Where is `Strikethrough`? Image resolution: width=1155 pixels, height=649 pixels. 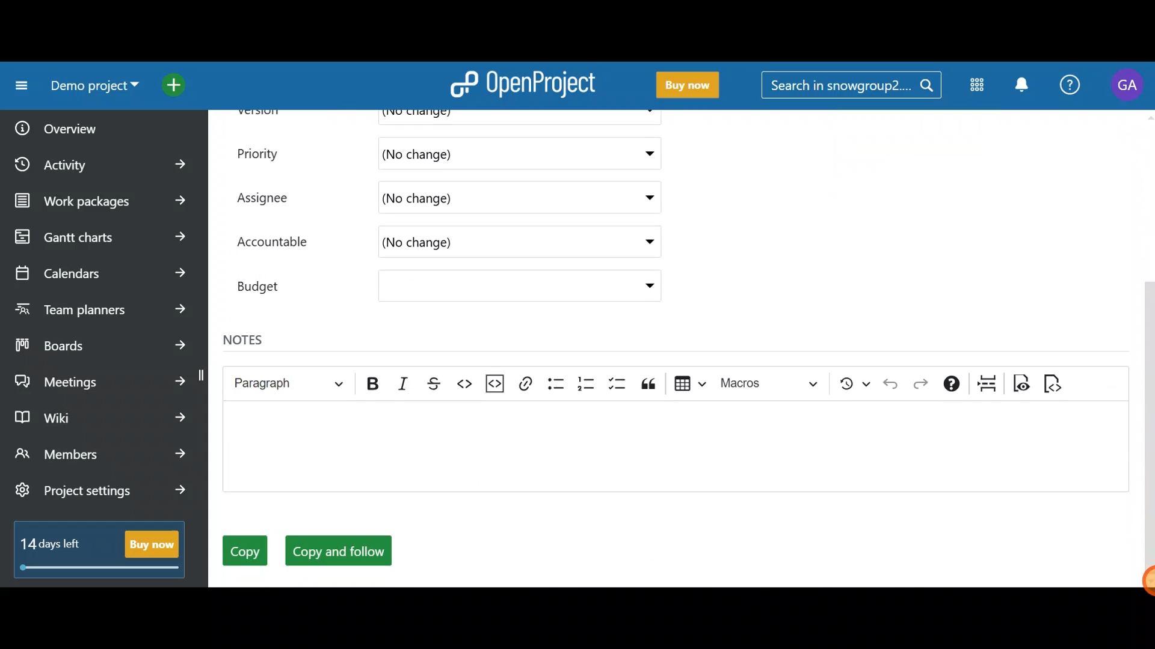
Strikethrough is located at coordinates (437, 385).